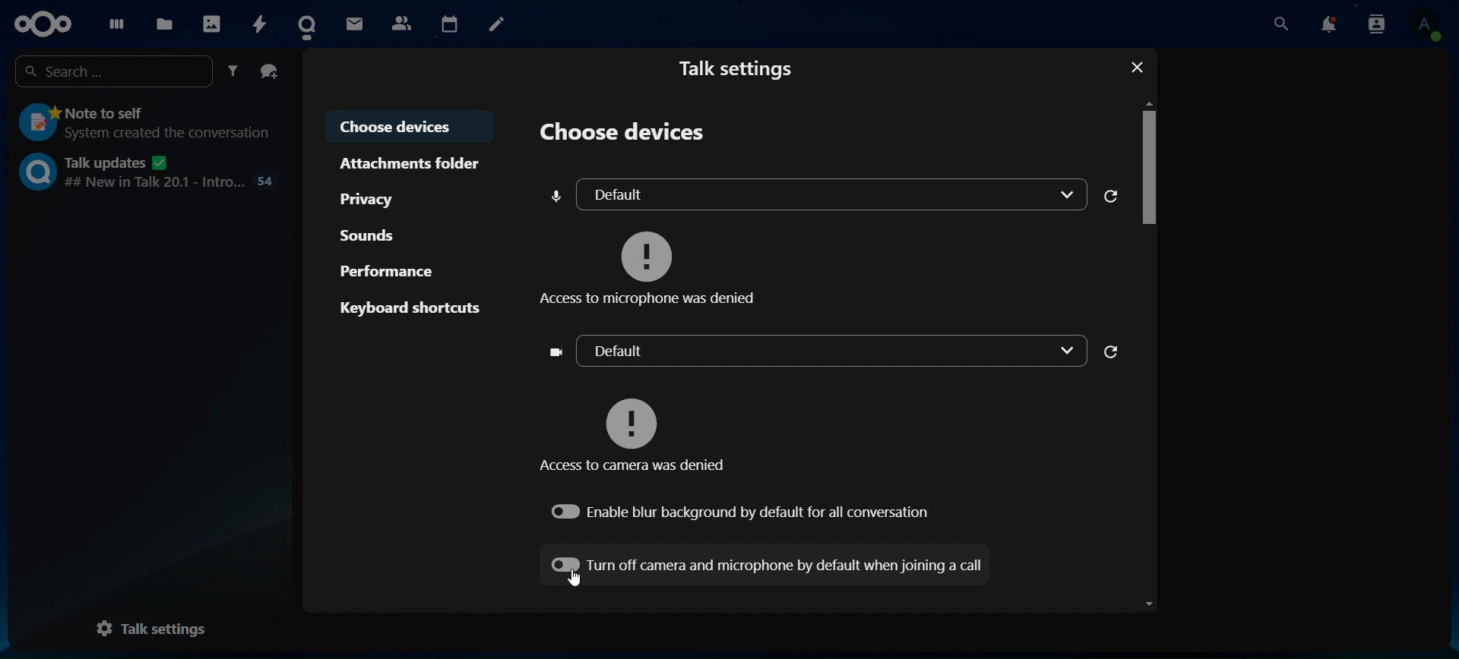 The width and height of the screenshot is (1459, 659). What do you see at coordinates (355, 22) in the screenshot?
I see `mail` at bounding box center [355, 22].